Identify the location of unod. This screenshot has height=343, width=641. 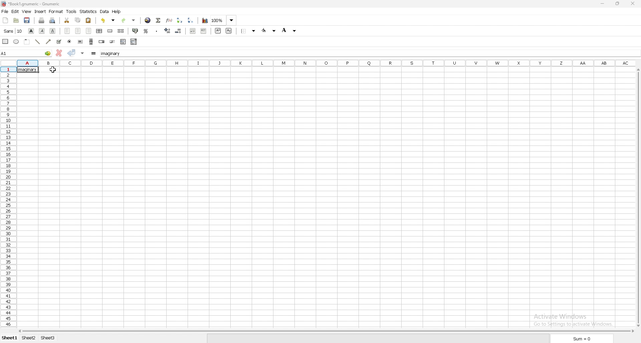
(109, 20).